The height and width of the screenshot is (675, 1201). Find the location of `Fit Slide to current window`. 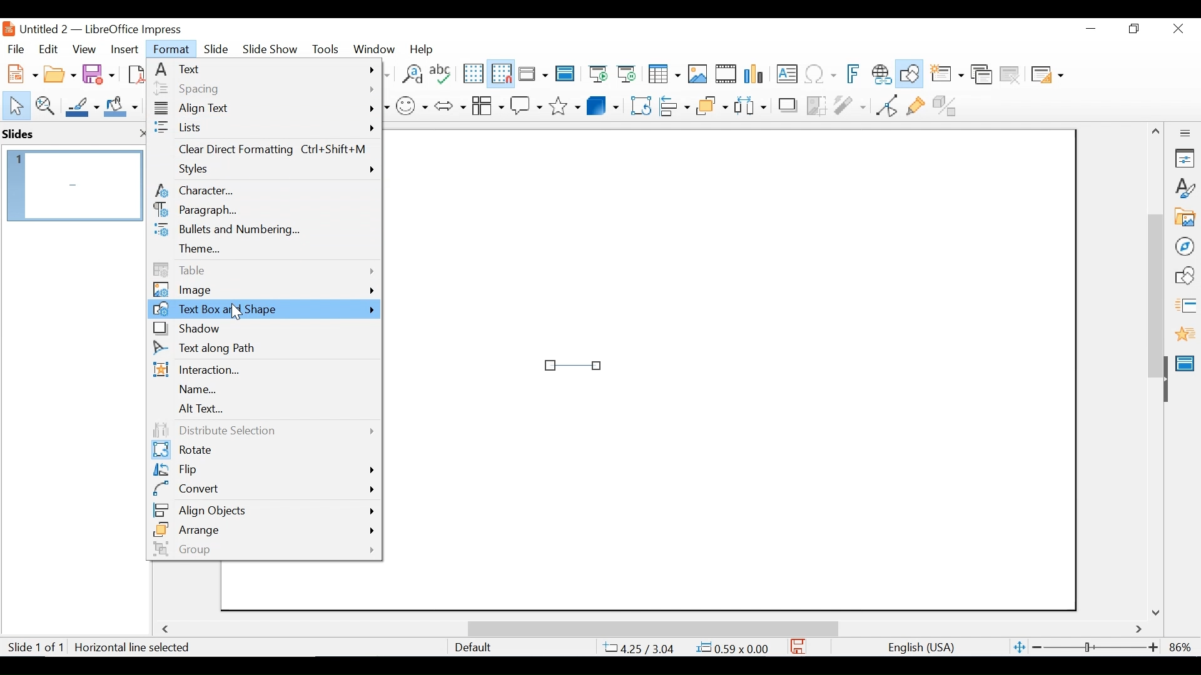

Fit Slide to current window is located at coordinates (1020, 648).